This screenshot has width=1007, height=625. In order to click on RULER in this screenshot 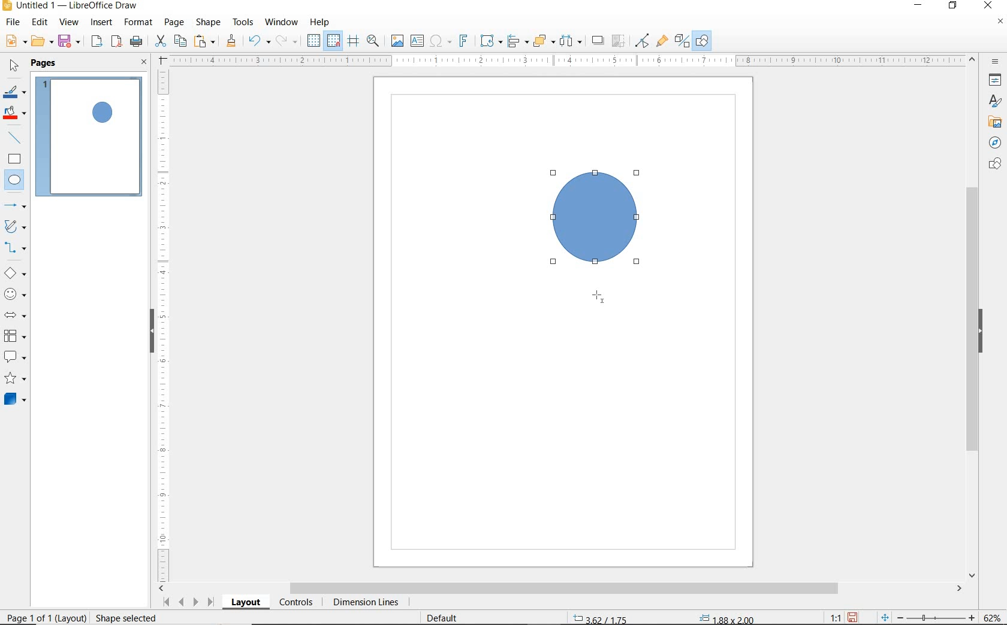, I will do `click(164, 324)`.